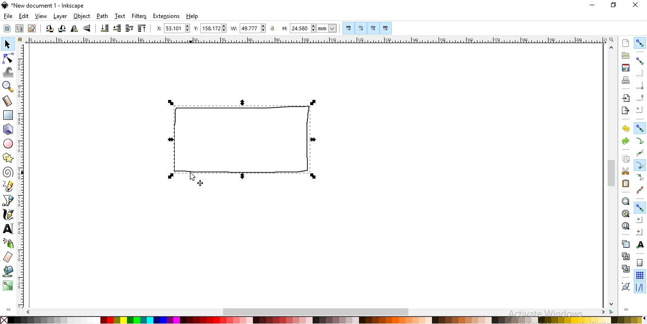  What do you see at coordinates (611, 174) in the screenshot?
I see `scrollbar` at bounding box center [611, 174].